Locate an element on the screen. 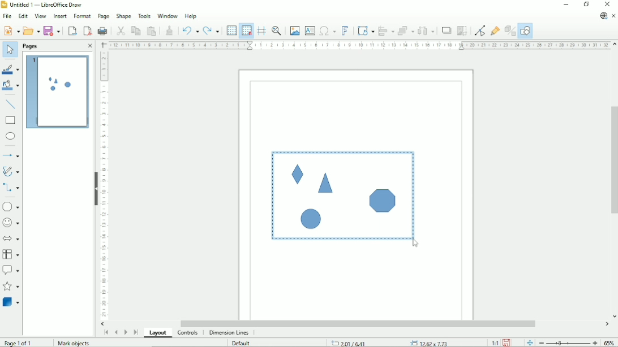 The height and width of the screenshot is (347, 618). insert fontwork text is located at coordinates (345, 31).